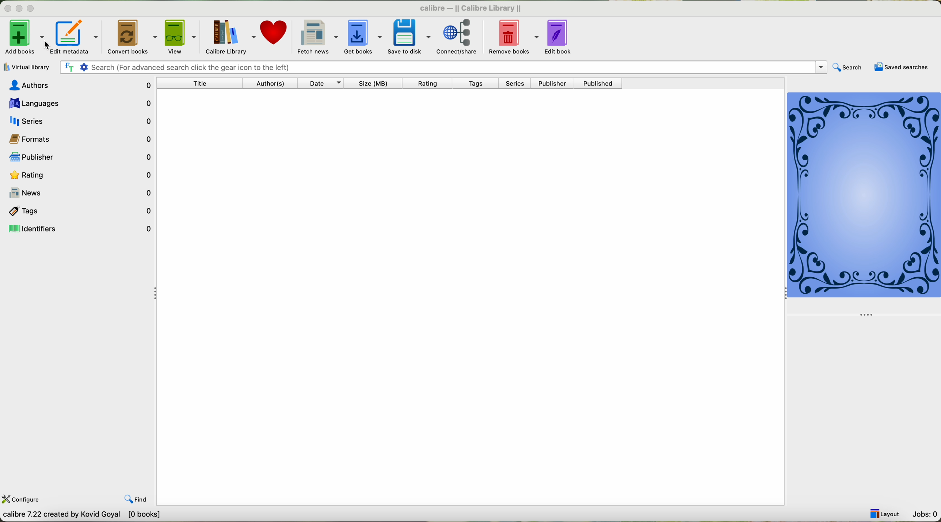  I want to click on calibre library, so click(231, 37).